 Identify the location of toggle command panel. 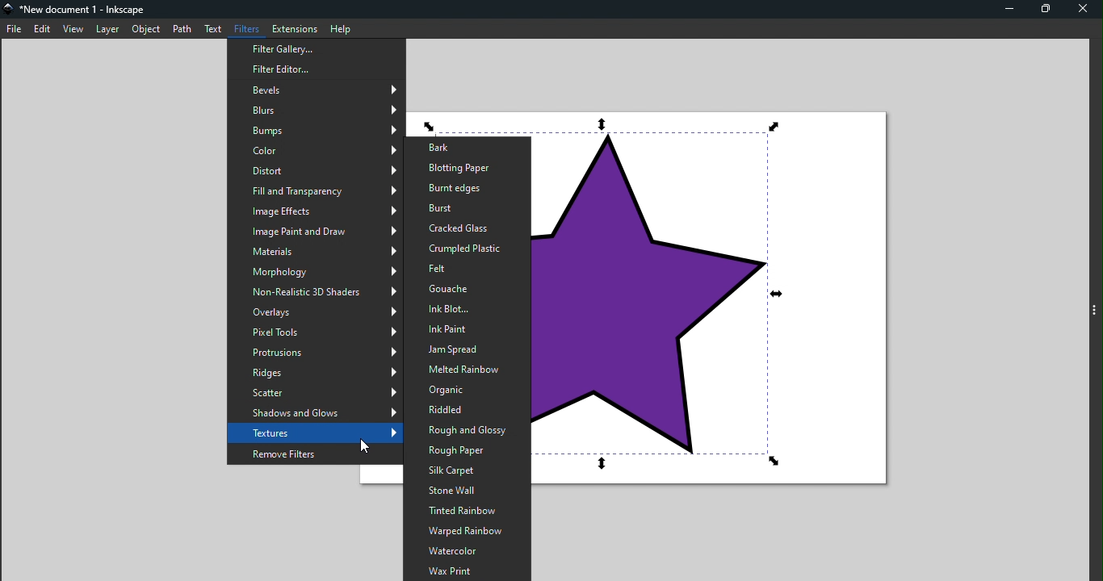
(1093, 310).